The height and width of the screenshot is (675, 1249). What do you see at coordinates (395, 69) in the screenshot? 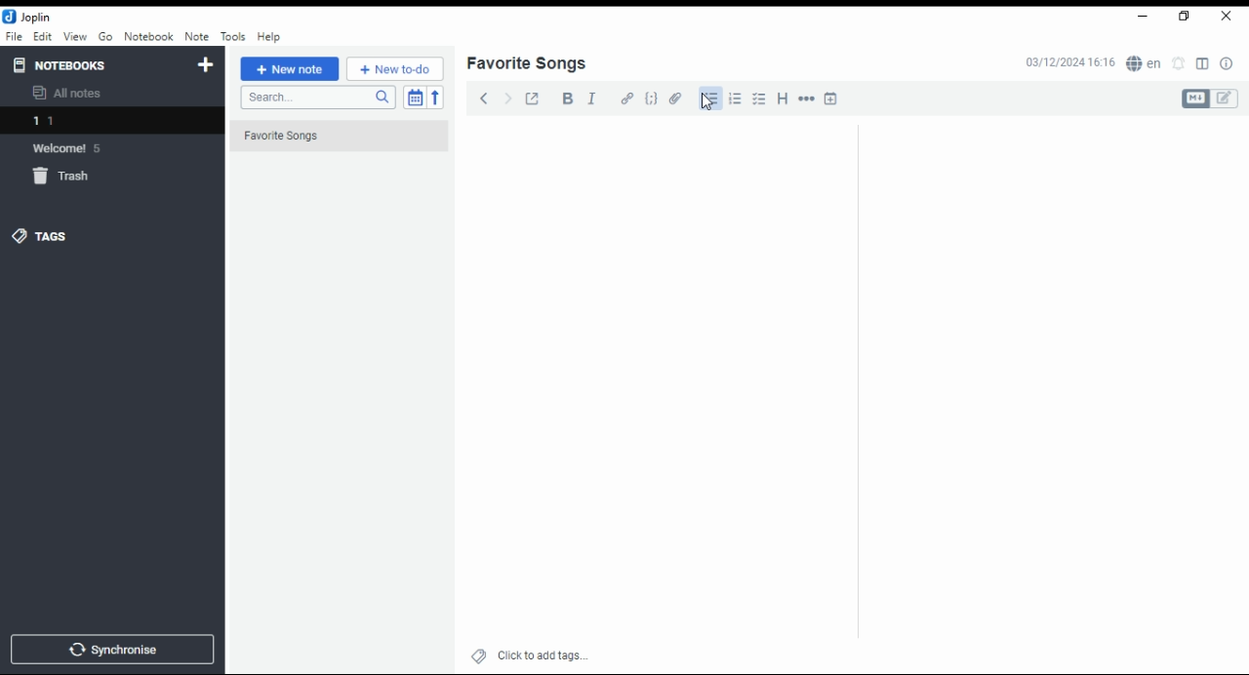
I see `New to-do` at bounding box center [395, 69].